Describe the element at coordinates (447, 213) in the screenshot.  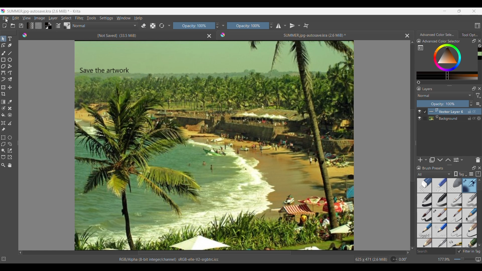
I see `Brush presets with current selection highlighted` at that location.